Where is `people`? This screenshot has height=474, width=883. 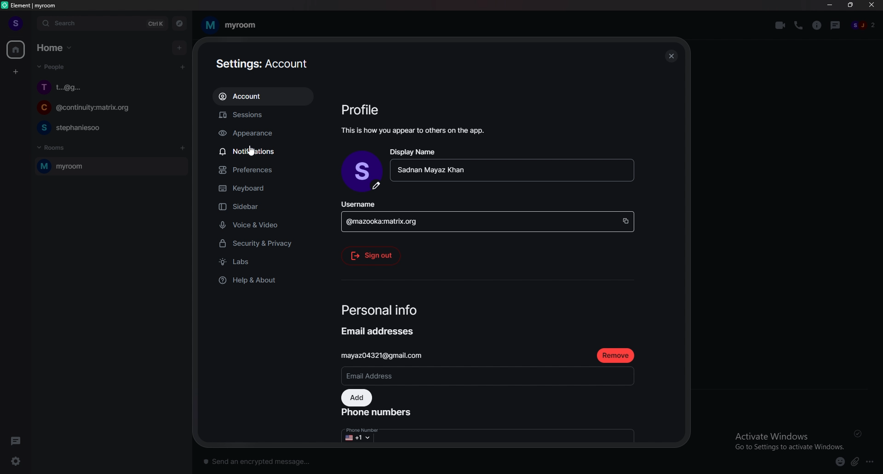 people is located at coordinates (866, 25).